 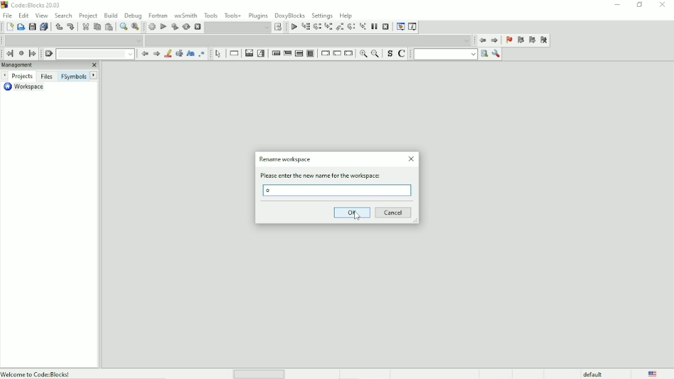 I want to click on DoxyBlocks, so click(x=290, y=14).